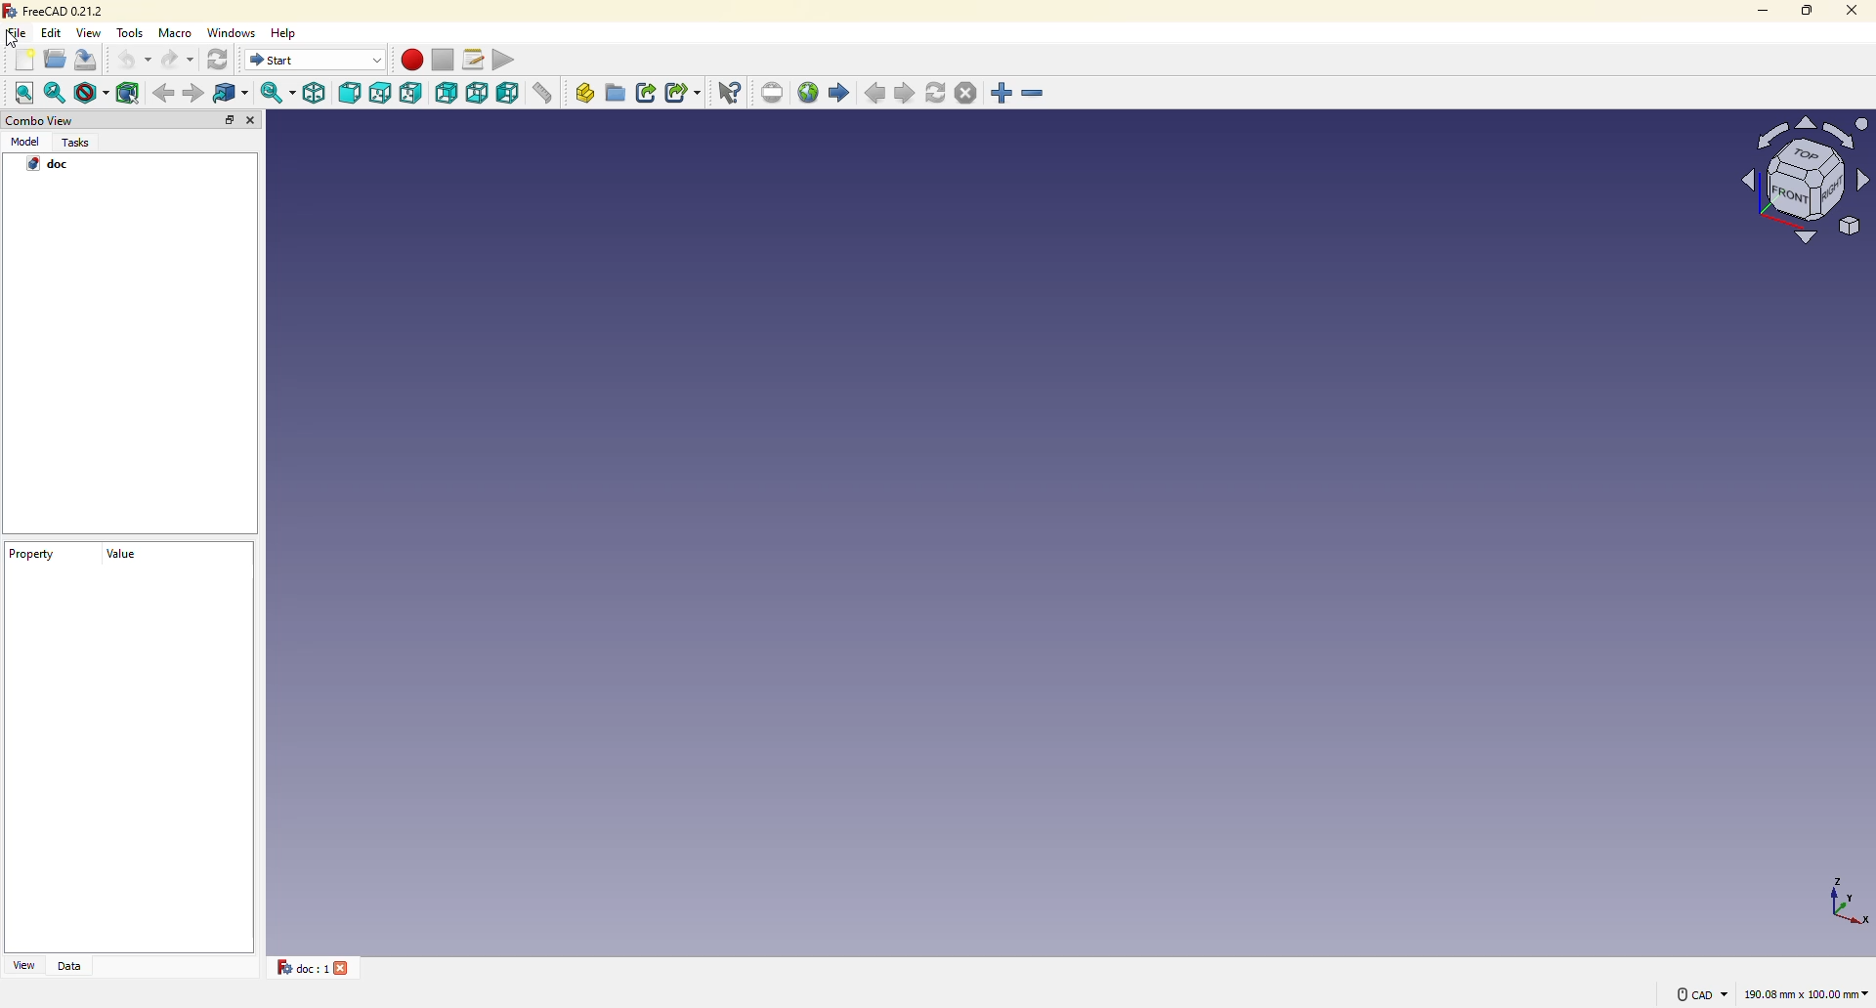 The image size is (1876, 1008). What do you see at coordinates (50, 165) in the screenshot?
I see `doc` at bounding box center [50, 165].